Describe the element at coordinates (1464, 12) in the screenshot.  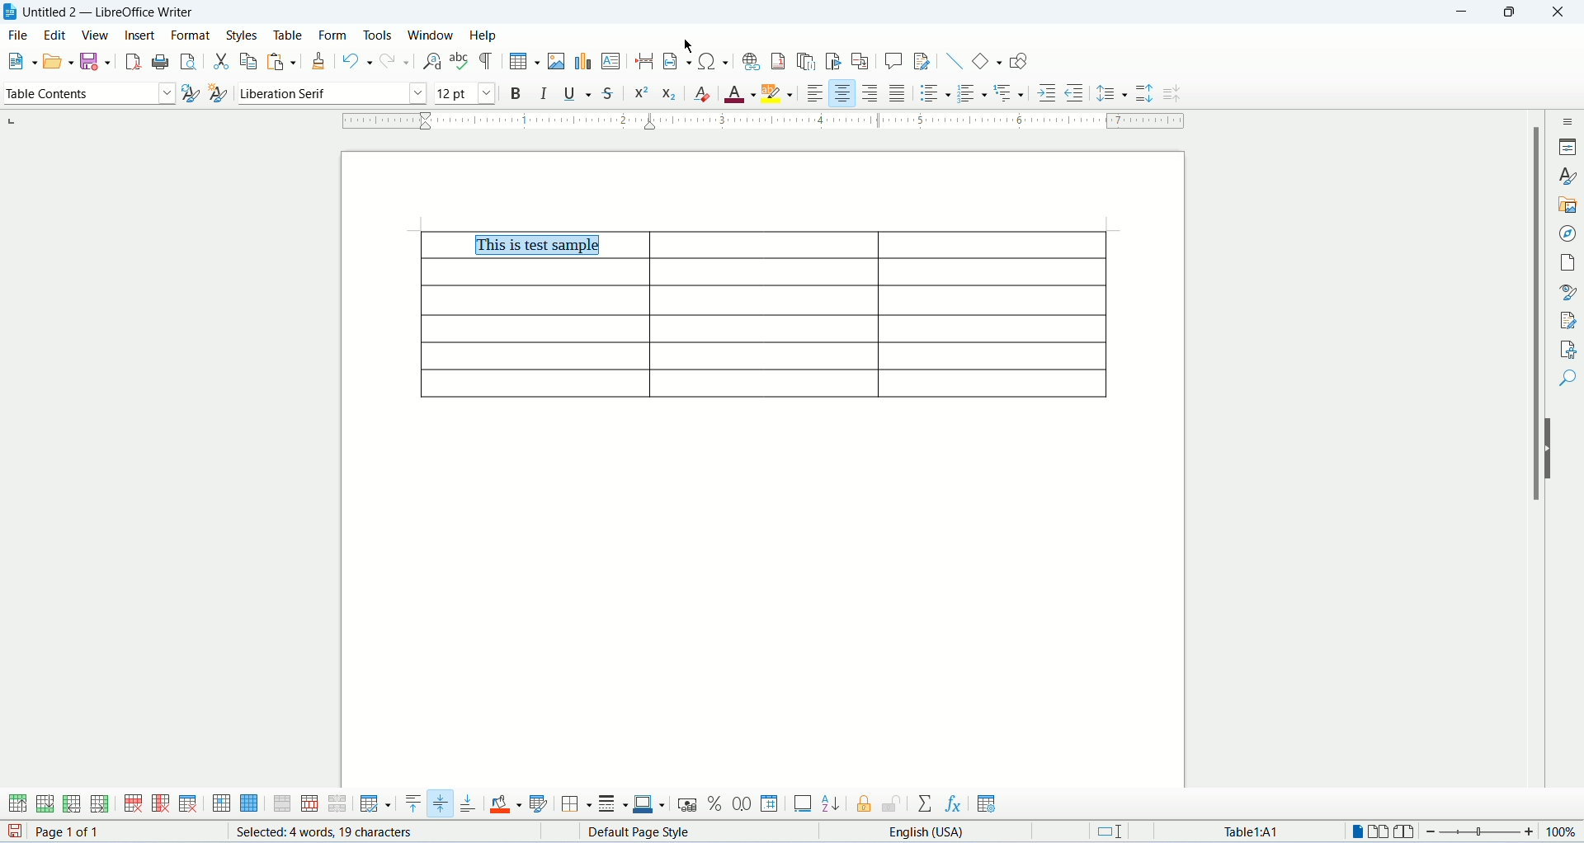
I see `minimize` at that location.